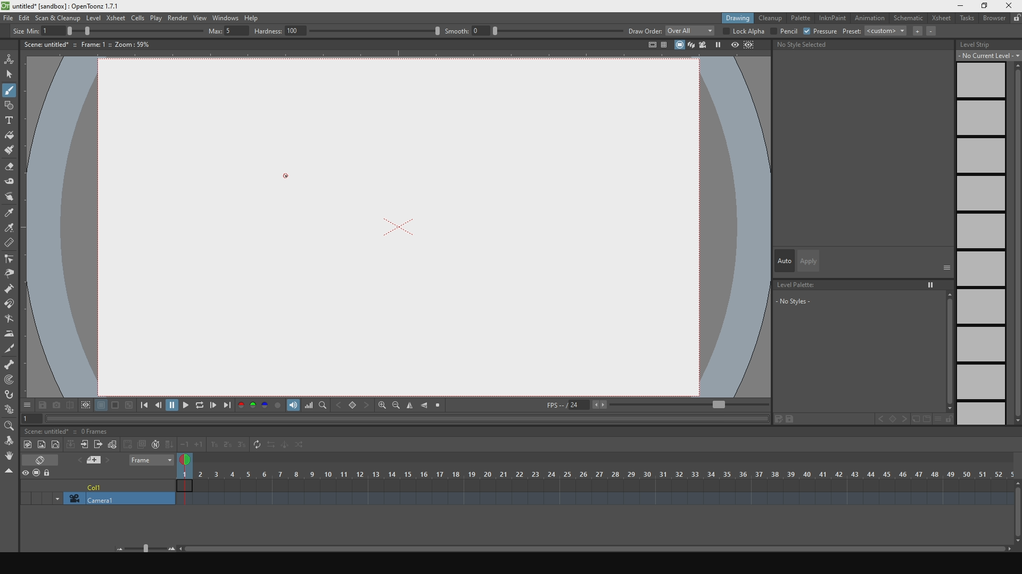 Image resolution: width=1022 pixels, height=574 pixels. I want to click on , so click(933, 32).